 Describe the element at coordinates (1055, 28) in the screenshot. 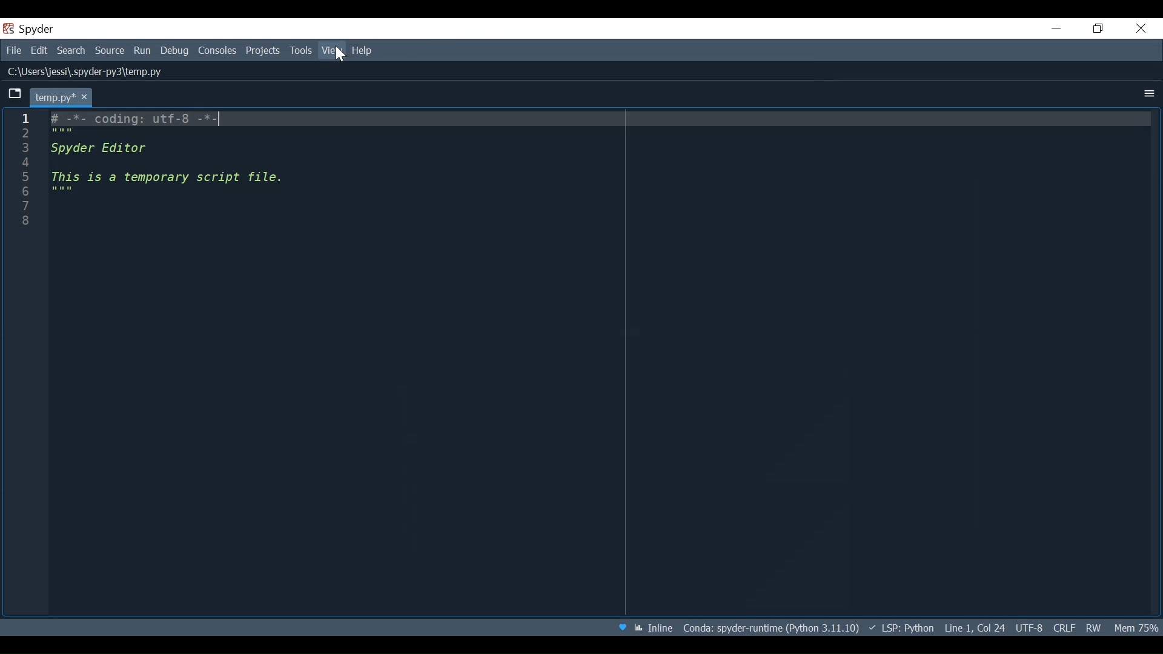

I see `minimize` at that location.